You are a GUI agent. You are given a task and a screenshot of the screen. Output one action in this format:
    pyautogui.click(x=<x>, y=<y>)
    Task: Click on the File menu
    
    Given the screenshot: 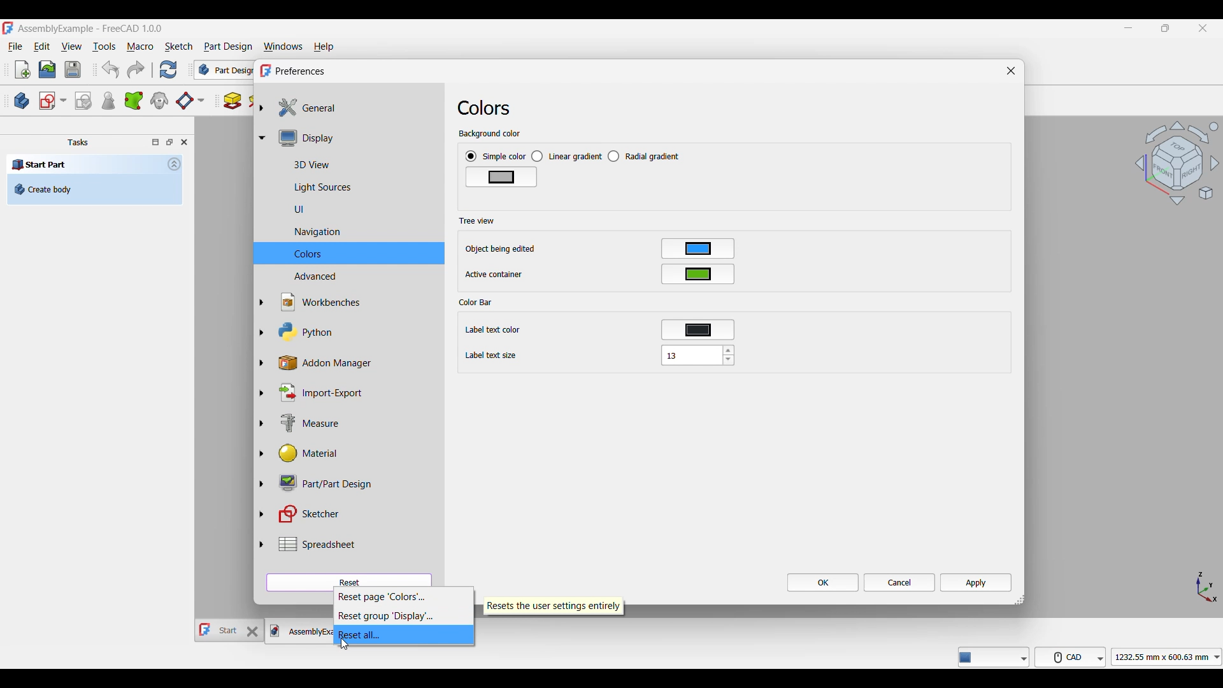 What is the action you would take?
    pyautogui.click(x=15, y=47)
    